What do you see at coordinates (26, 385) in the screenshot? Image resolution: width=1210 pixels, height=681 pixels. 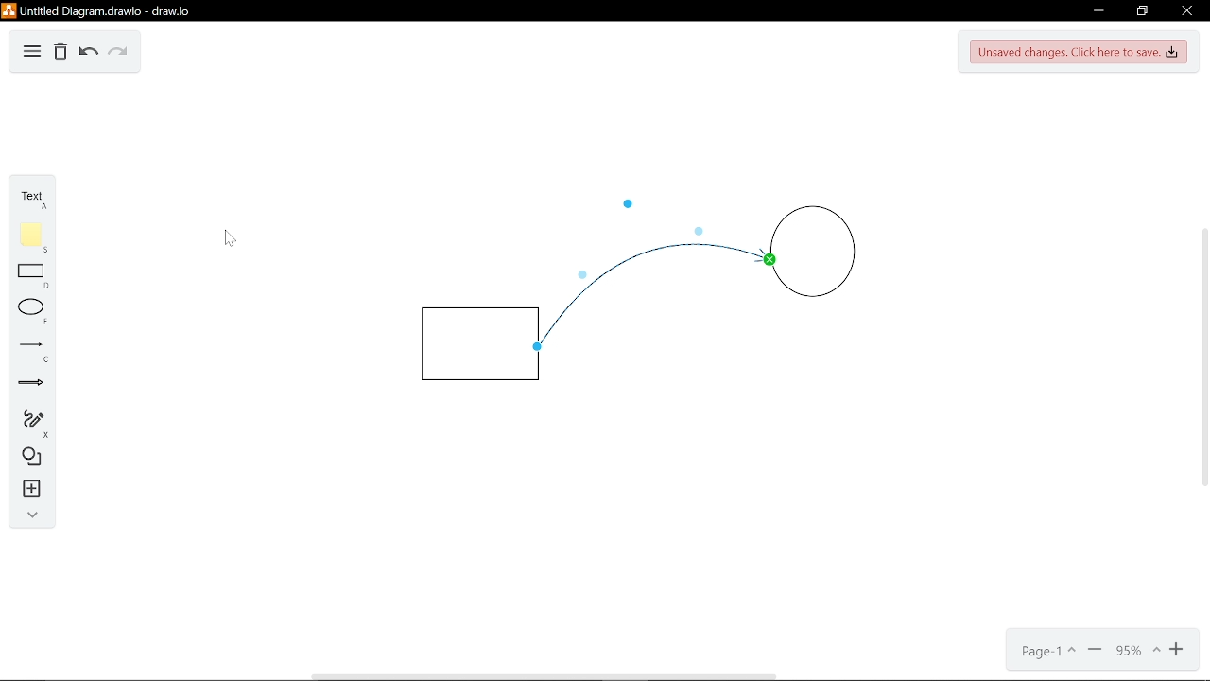 I see `Arrow` at bounding box center [26, 385].